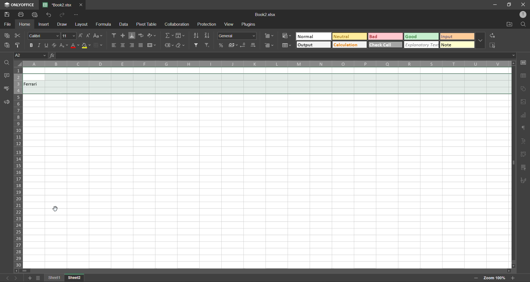 This screenshot has width=530, height=282. Describe the element at coordinates (62, 15) in the screenshot. I see `redo` at that location.